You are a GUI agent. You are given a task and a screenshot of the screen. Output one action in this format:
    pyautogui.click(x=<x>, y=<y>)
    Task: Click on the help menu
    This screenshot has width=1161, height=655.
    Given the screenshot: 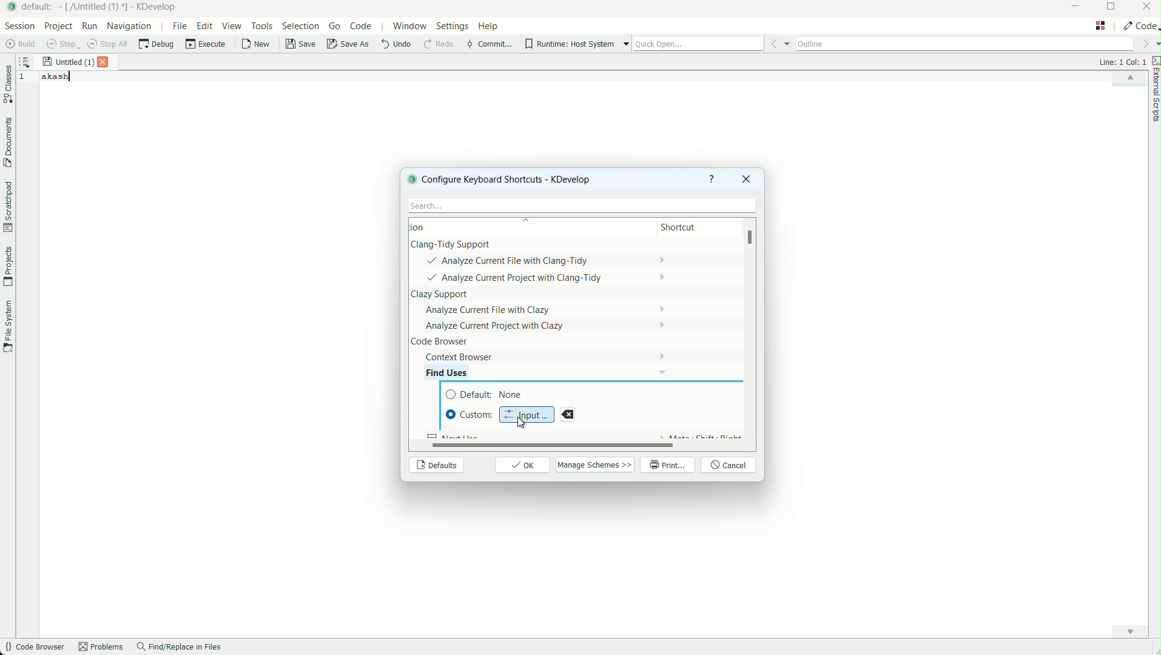 What is the action you would take?
    pyautogui.click(x=490, y=27)
    